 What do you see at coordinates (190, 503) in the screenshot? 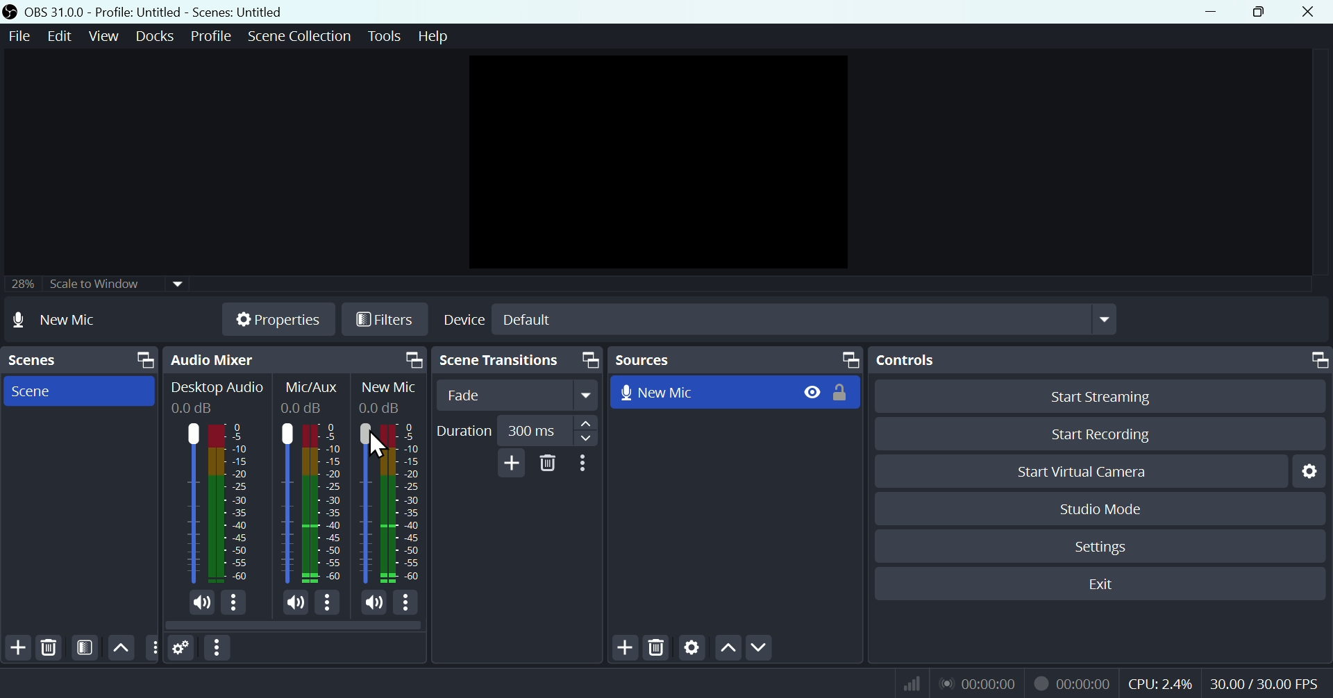
I see `Desktop Audio` at bounding box center [190, 503].